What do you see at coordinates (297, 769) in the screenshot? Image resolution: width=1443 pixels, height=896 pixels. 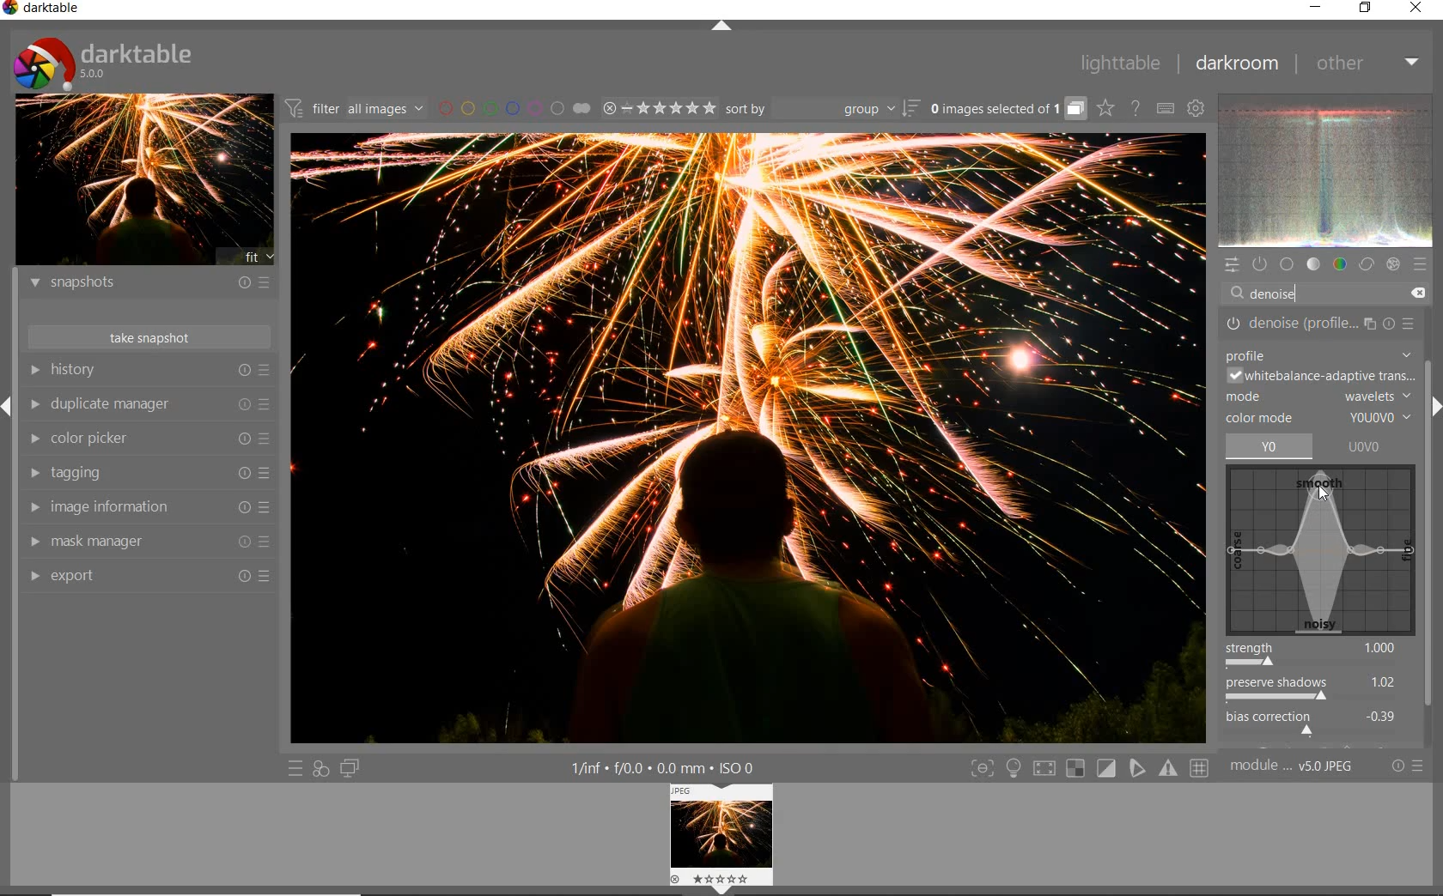 I see `quick access to presets` at bounding box center [297, 769].